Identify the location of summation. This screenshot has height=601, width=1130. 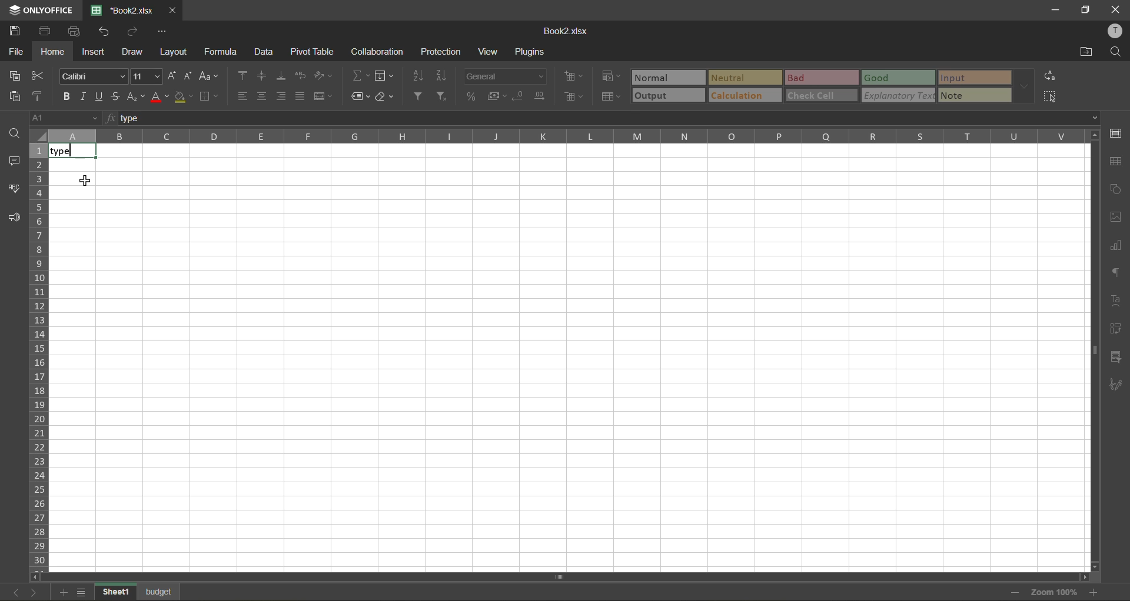
(359, 76).